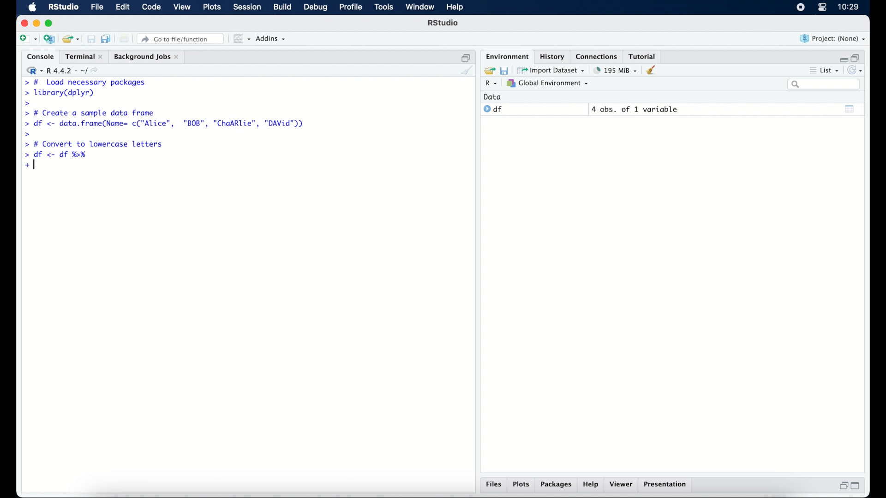 The height and width of the screenshot is (498, 886). What do you see at coordinates (241, 39) in the screenshot?
I see `workspace panes` at bounding box center [241, 39].